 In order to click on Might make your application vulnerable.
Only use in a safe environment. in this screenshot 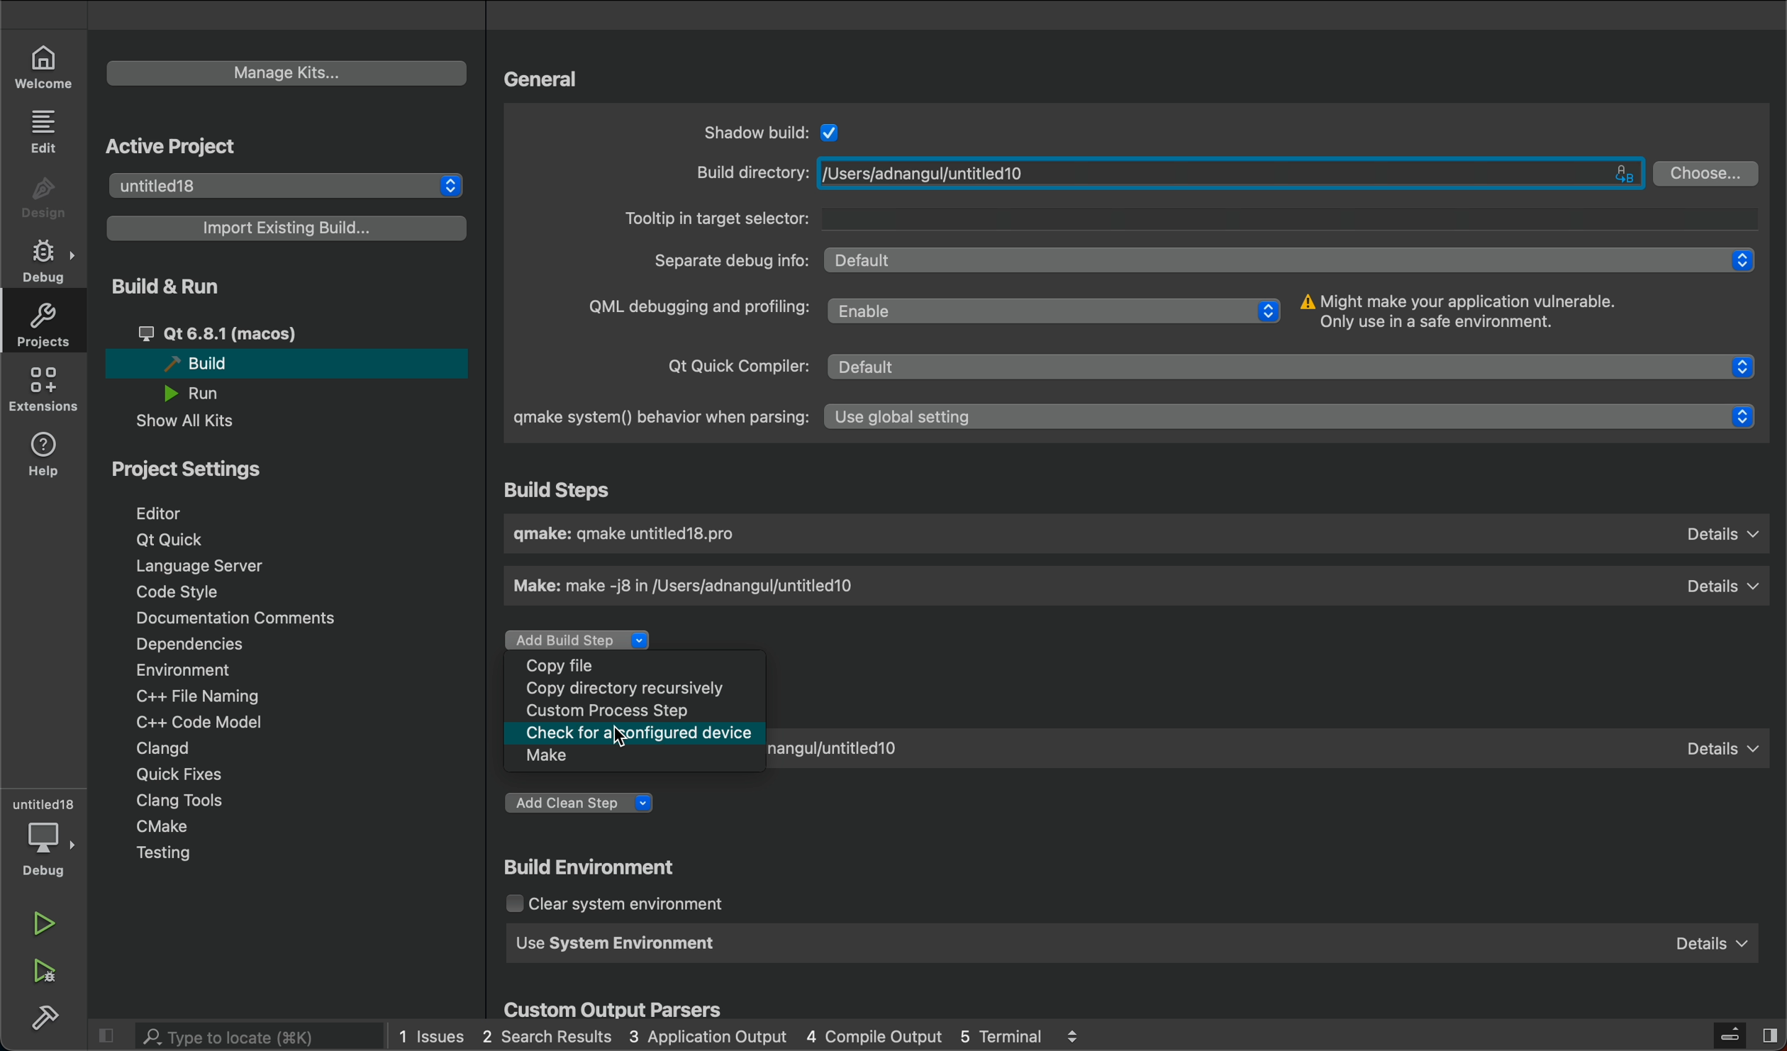, I will do `click(1470, 313)`.